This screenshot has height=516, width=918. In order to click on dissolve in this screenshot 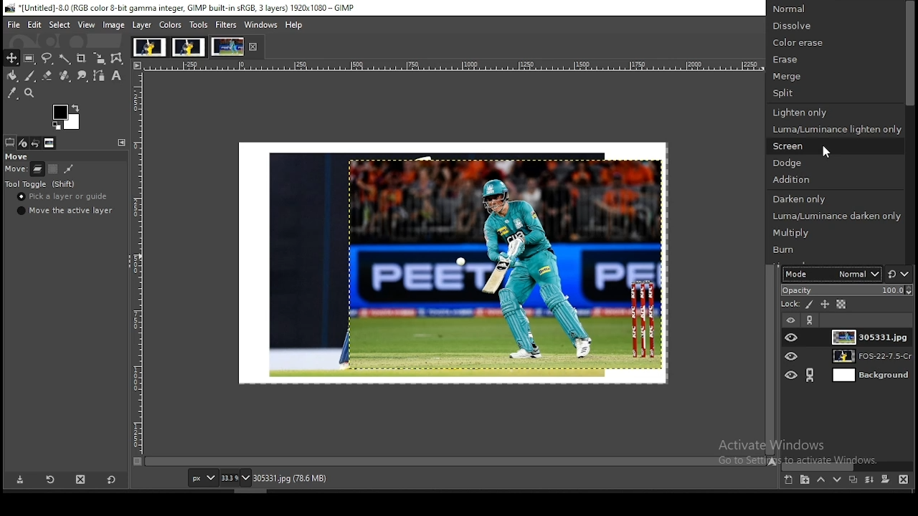, I will do `click(836, 27)`.